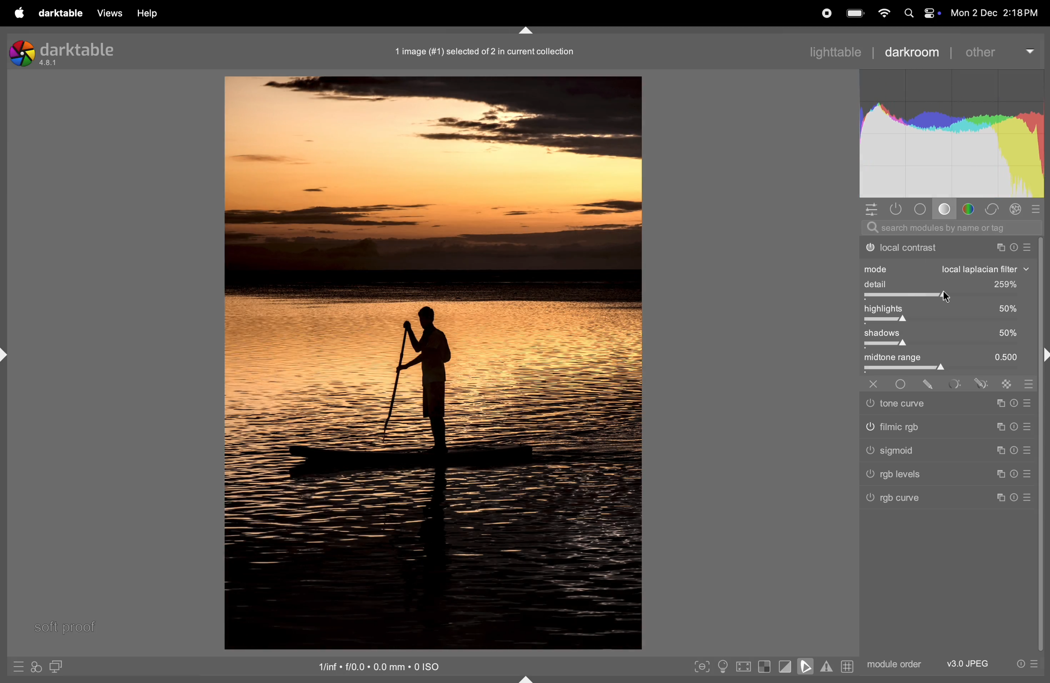 The width and height of the screenshot is (1050, 683). Describe the element at coordinates (826, 668) in the screenshot. I see `toggle gamut checking` at that location.